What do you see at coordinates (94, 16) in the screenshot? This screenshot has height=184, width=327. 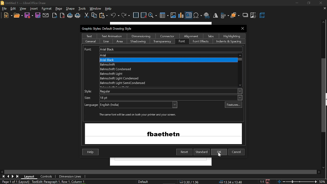 I see `copy` at bounding box center [94, 16].